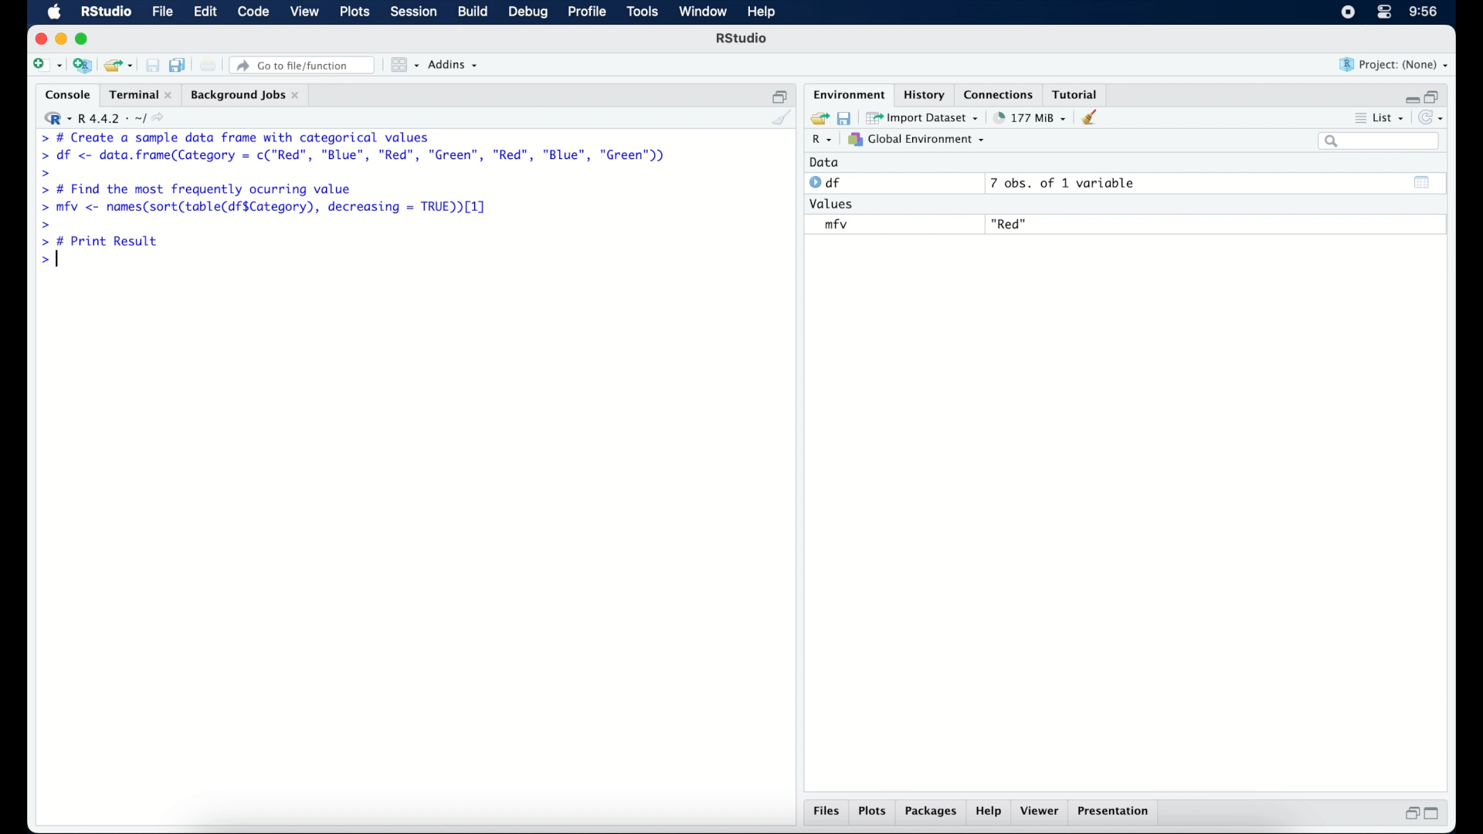  Describe the element at coordinates (527, 13) in the screenshot. I see `debug` at that location.